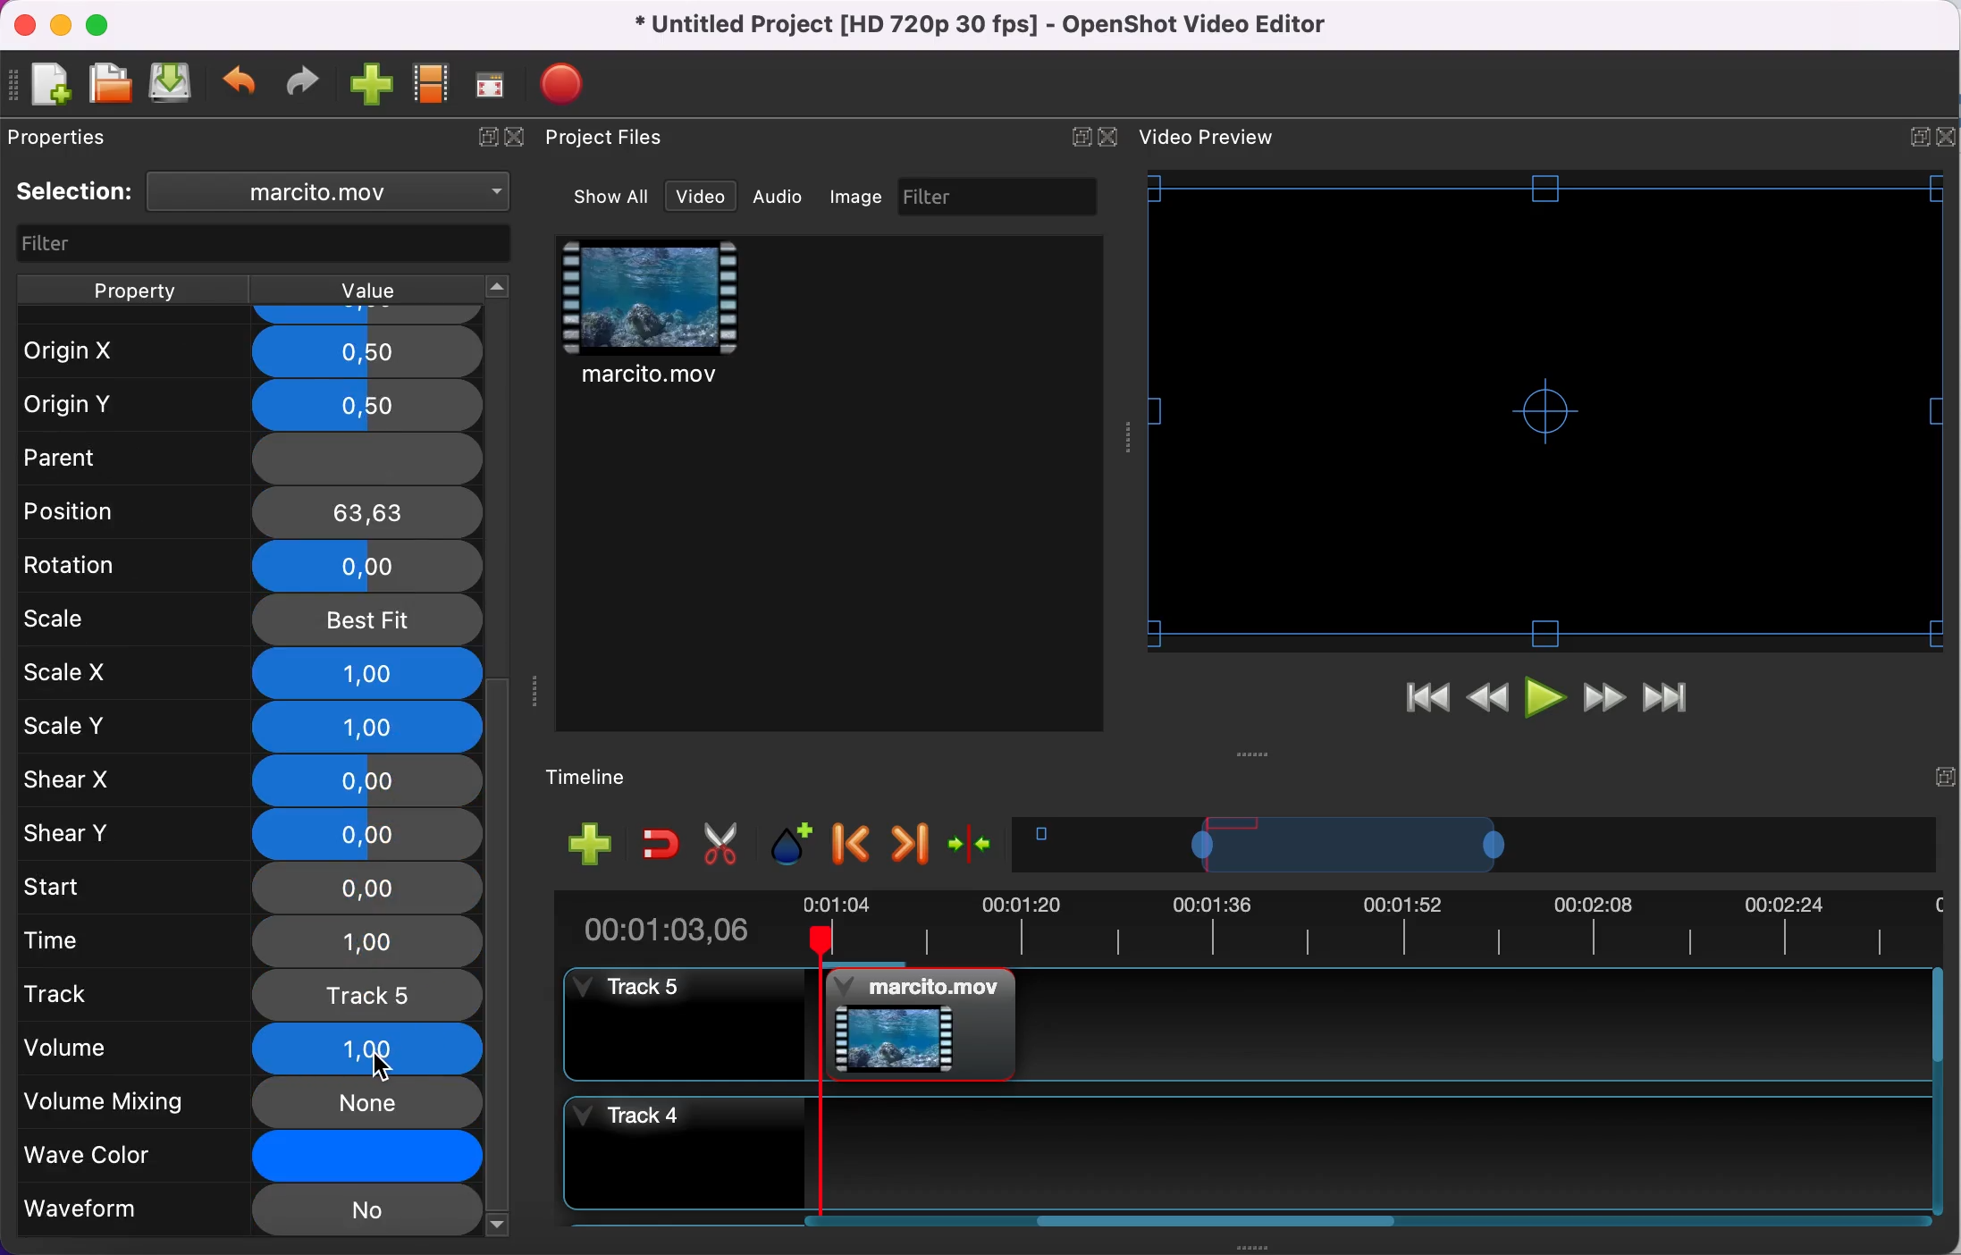 The image size is (1961, 1255). Describe the element at coordinates (987, 26) in the screenshot. I see `title` at that location.